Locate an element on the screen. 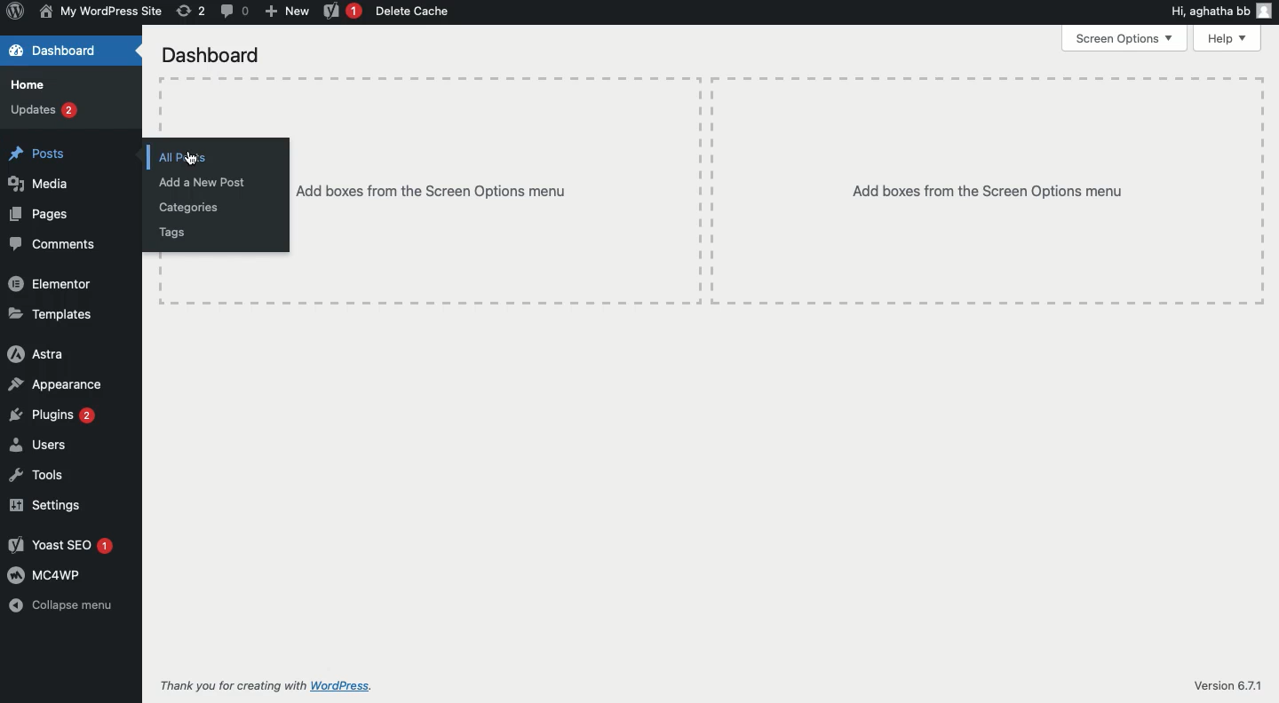  Name is located at coordinates (103, 12).